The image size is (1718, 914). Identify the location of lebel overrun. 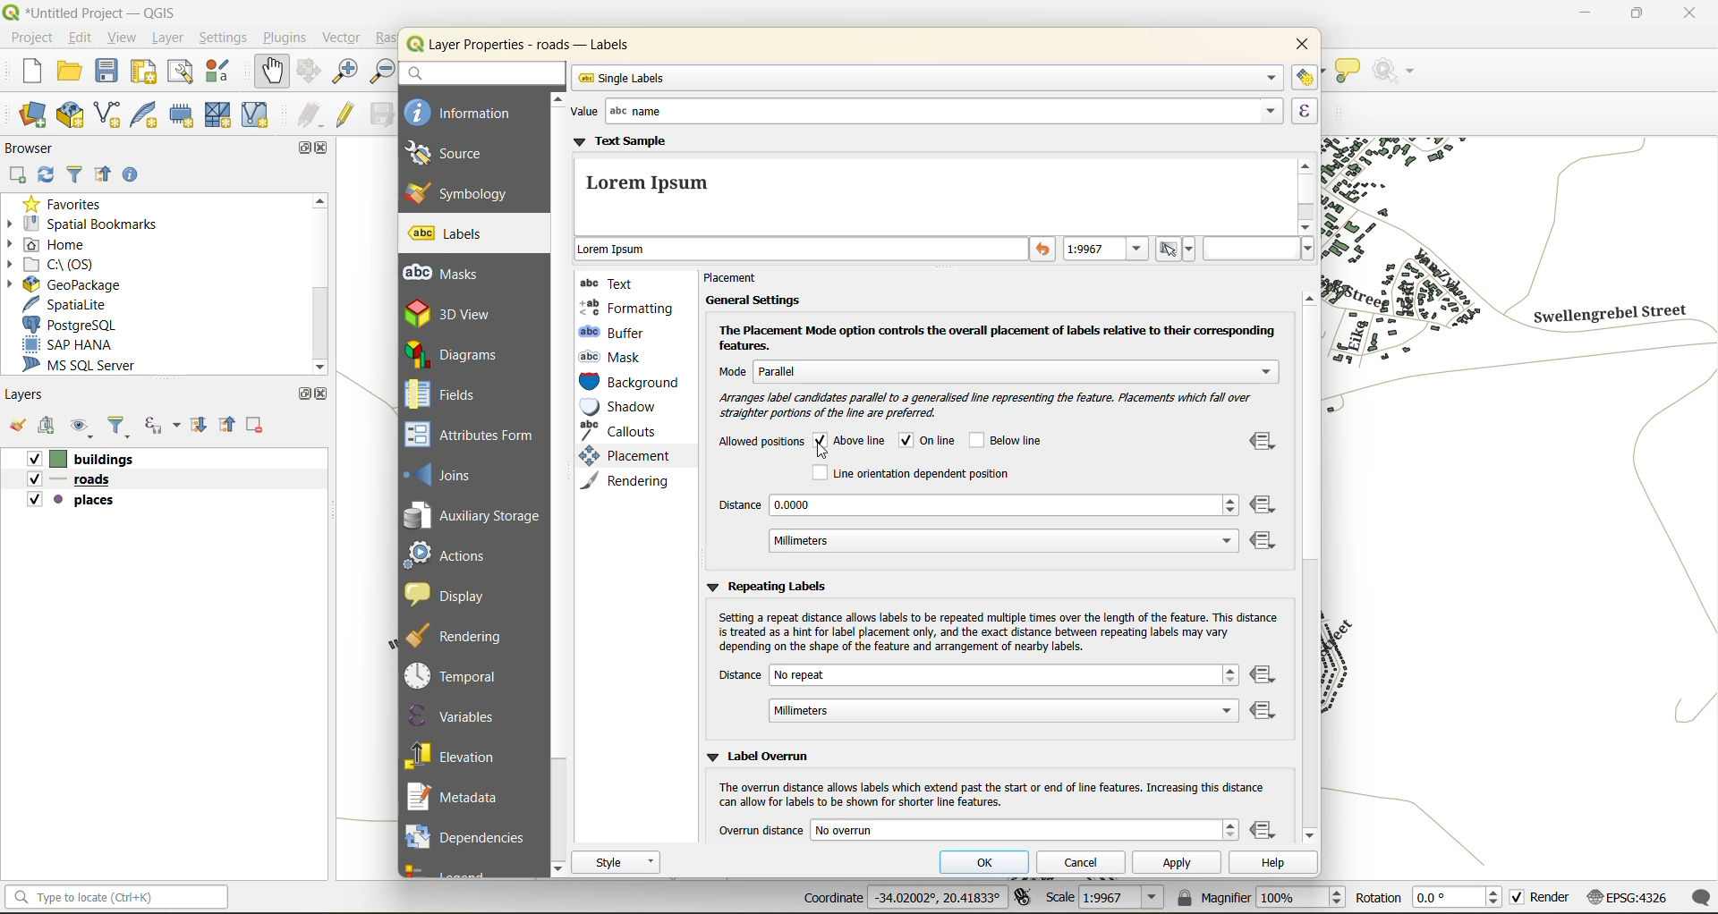
(989, 779).